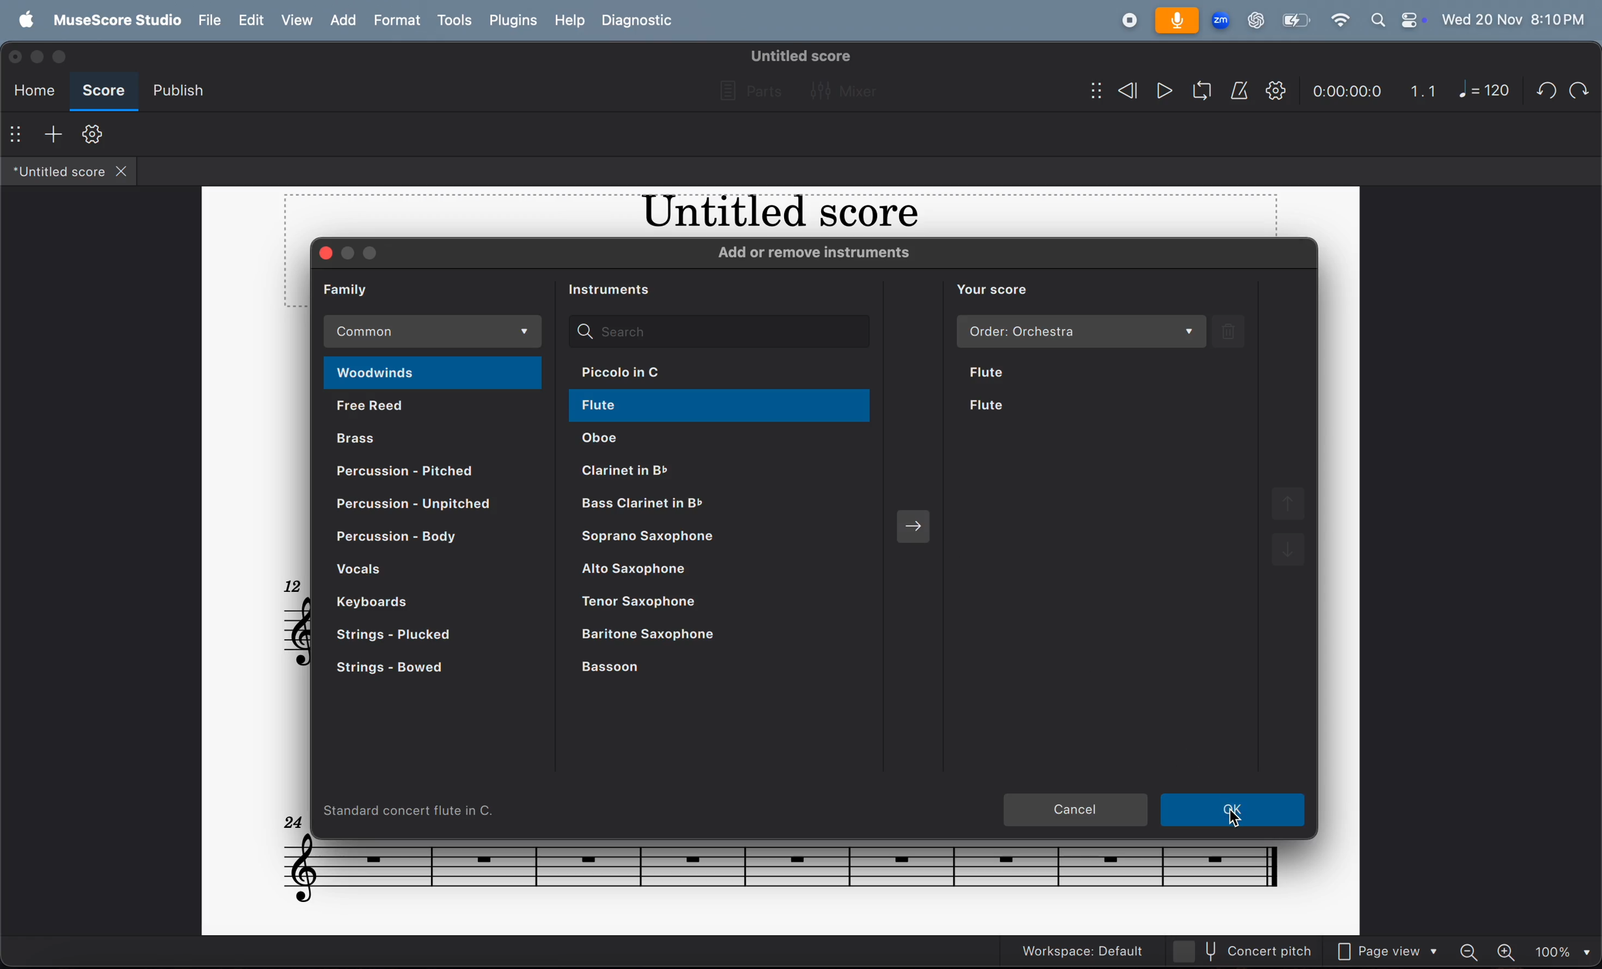 This screenshot has height=969, width=1602. I want to click on tools, so click(456, 21).